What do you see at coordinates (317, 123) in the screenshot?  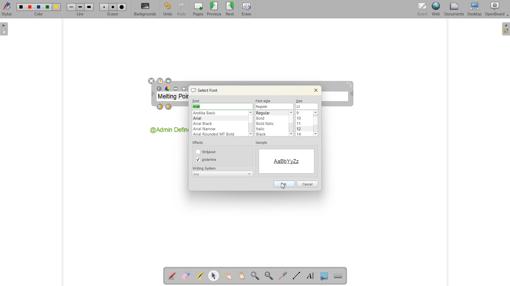 I see `Vertical srollbar` at bounding box center [317, 123].